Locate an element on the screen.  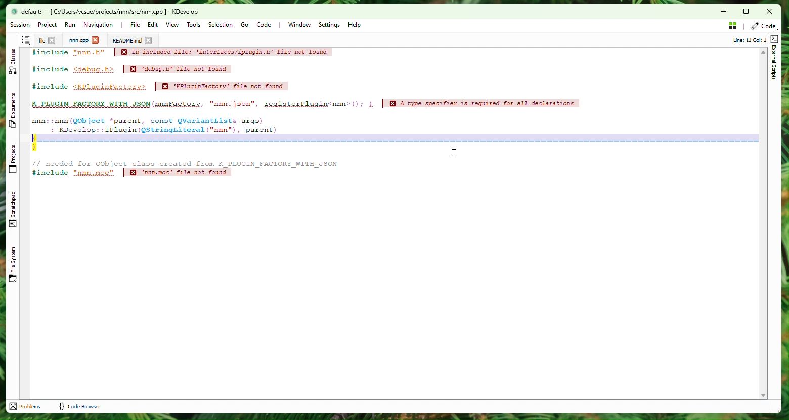
File is located at coordinates (40, 40).